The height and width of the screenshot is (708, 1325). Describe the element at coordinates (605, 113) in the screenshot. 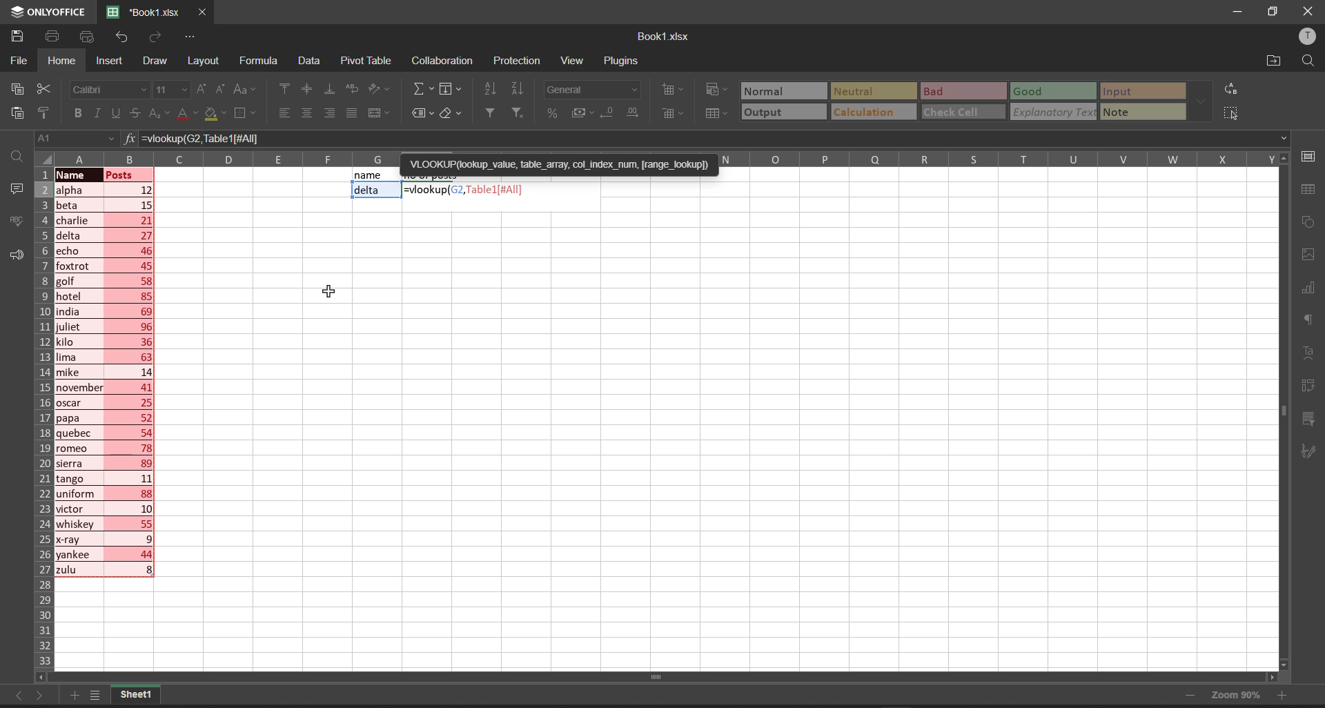

I see `decrease decimal` at that location.